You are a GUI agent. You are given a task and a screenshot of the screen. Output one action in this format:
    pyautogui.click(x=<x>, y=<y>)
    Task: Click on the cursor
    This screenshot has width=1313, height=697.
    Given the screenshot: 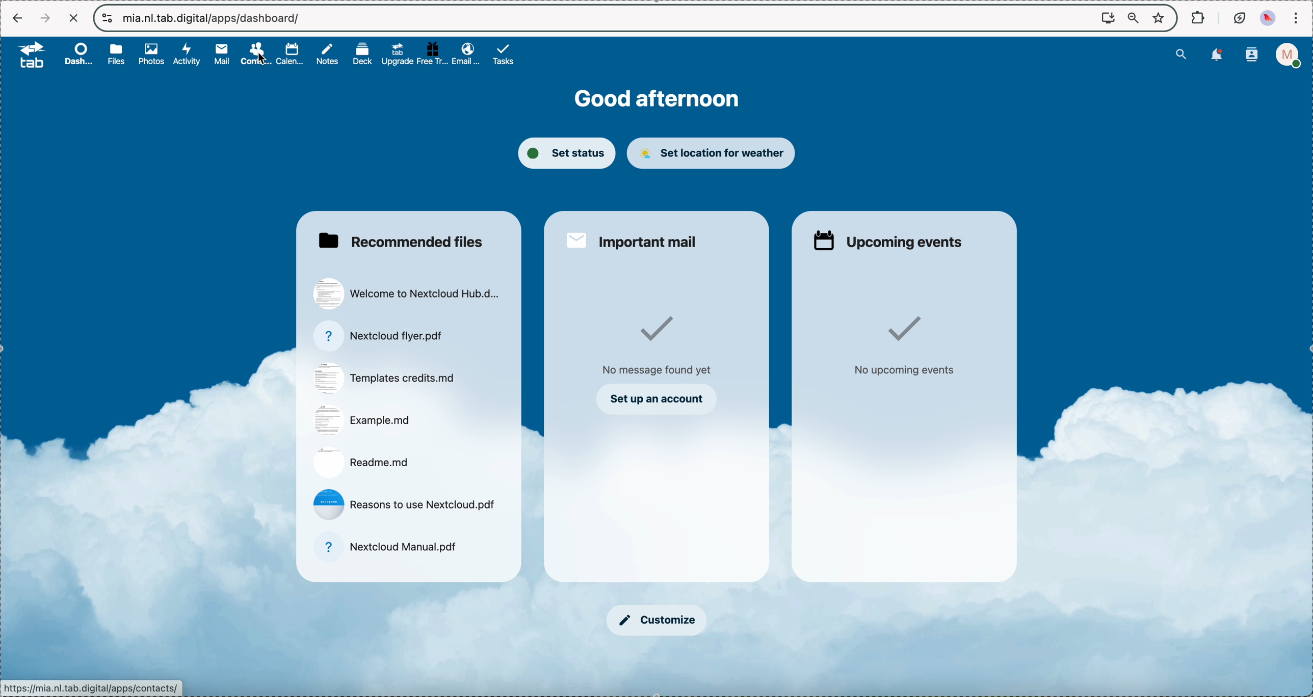 What is the action you would take?
    pyautogui.click(x=261, y=59)
    